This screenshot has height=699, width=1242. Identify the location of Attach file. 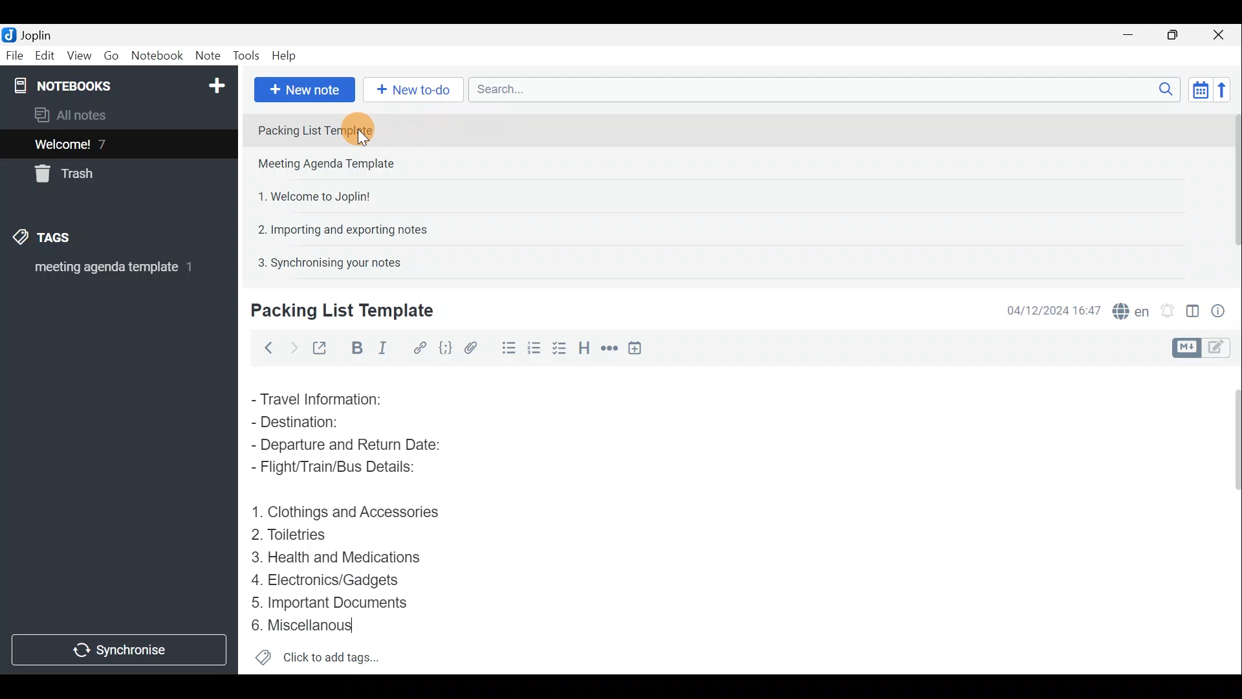
(471, 347).